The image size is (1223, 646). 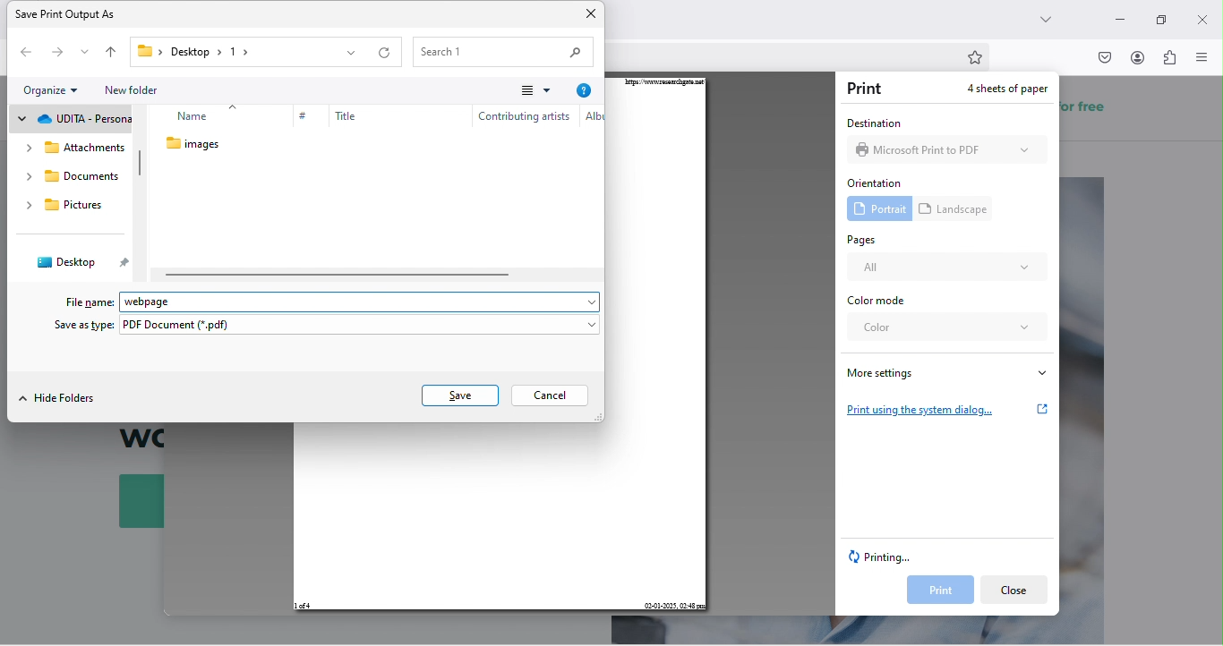 I want to click on account, so click(x=1138, y=57).